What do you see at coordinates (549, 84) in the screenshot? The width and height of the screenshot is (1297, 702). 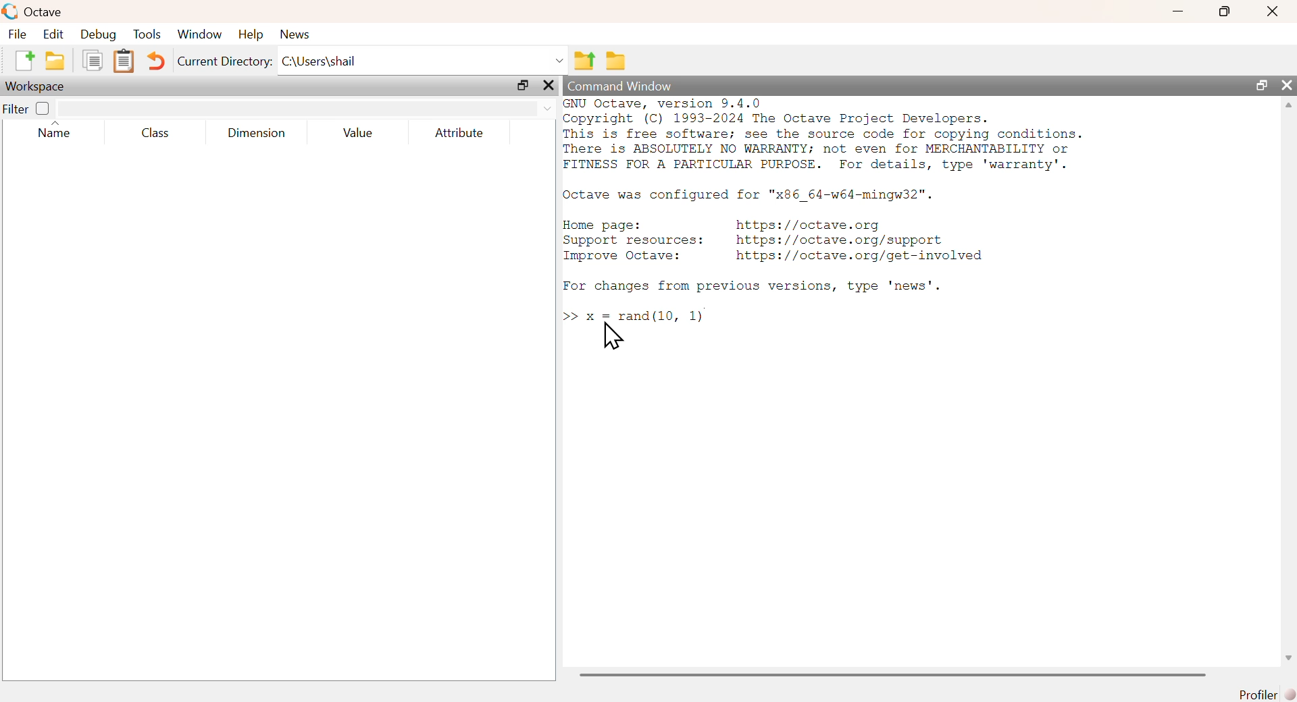 I see `close` at bounding box center [549, 84].